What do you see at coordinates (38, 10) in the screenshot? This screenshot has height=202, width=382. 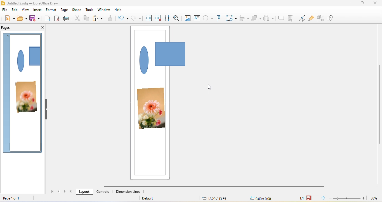 I see `insert` at bounding box center [38, 10].